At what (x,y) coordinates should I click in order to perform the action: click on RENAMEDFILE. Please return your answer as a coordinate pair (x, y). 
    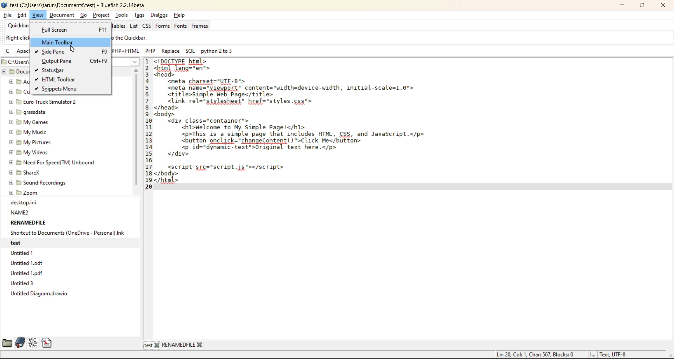
    Looking at the image, I should click on (29, 223).